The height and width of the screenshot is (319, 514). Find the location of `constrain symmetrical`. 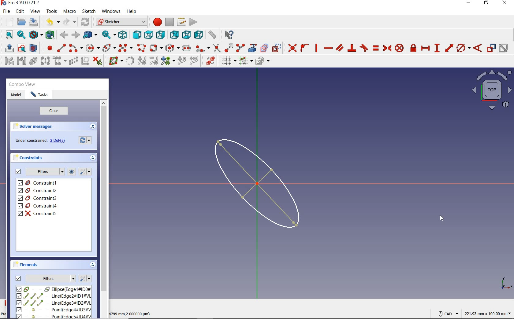

constrain symmetrical is located at coordinates (387, 48).